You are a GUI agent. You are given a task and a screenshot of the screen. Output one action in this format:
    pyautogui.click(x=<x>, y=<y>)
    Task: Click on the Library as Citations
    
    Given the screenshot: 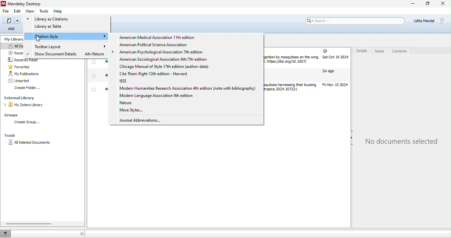 What is the action you would take?
    pyautogui.click(x=54, y=19)
    